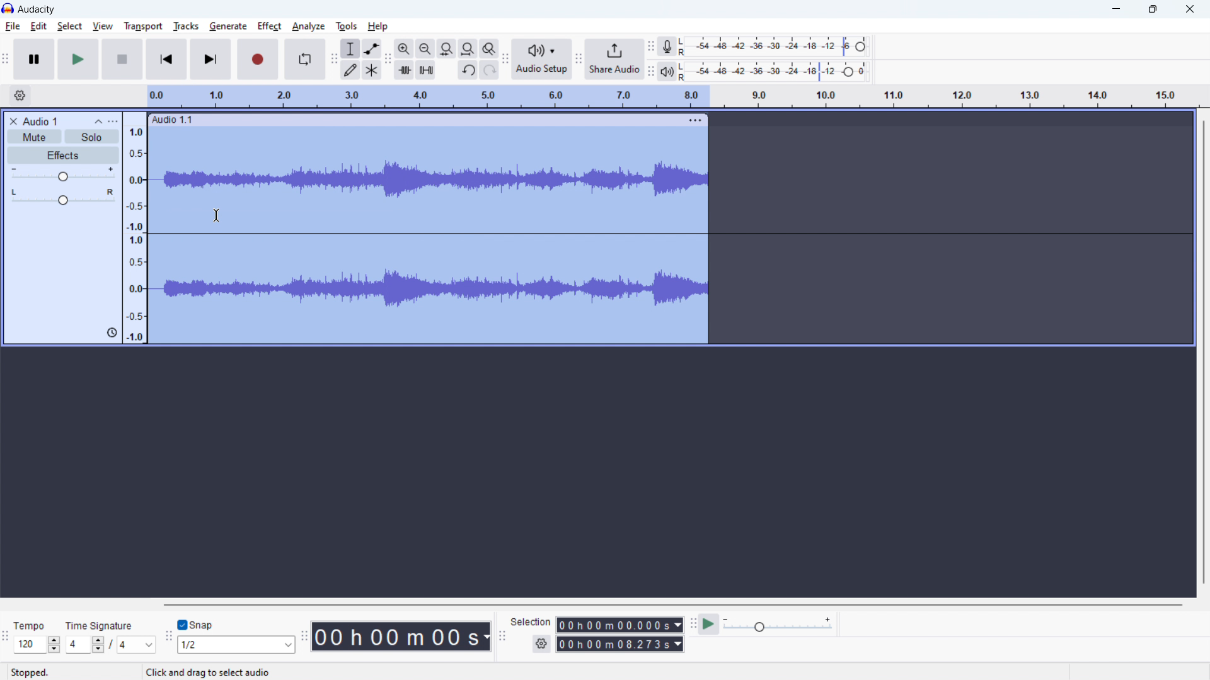 The width and height of the screenshot is (1210, 680). I want to click on collapse, so click(98, 122).